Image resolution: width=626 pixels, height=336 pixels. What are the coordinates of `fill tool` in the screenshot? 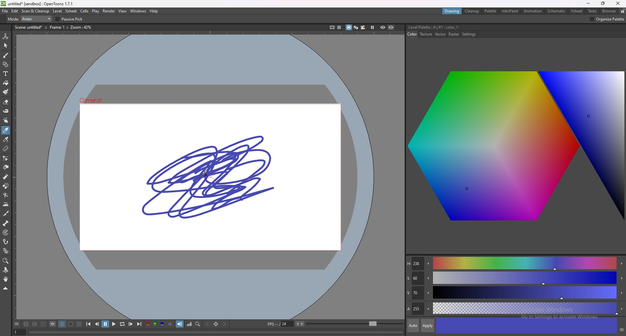 It's located at (6, 83).